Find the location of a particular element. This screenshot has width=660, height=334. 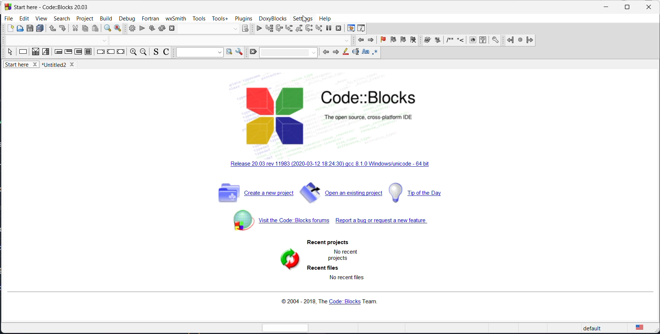

undo is located at coordinates (51, 29).